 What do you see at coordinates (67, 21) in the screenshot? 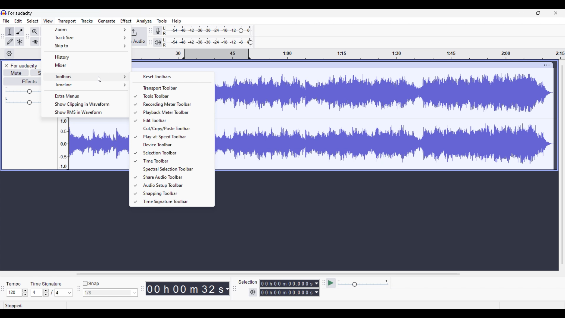
I see `Transport menu` at bounding box center [67, 21].